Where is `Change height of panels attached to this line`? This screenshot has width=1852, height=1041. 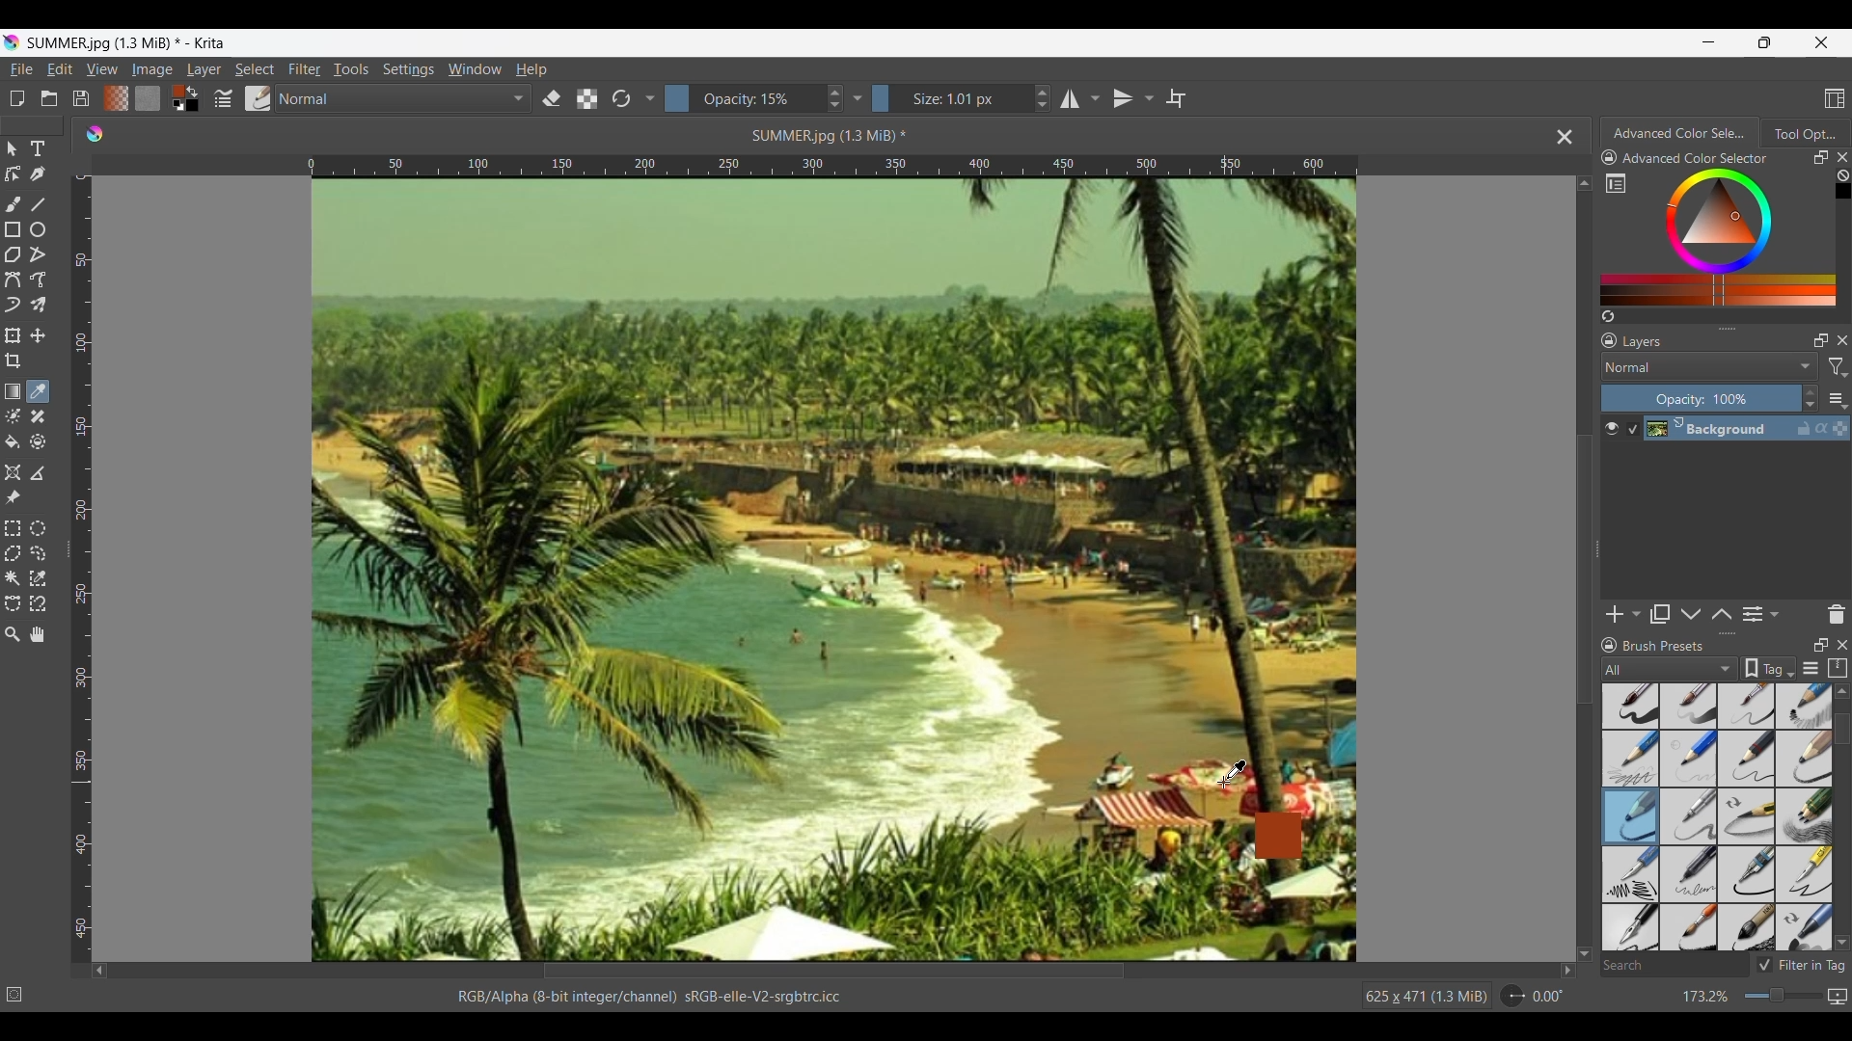 Change height of panels attached to this line is located at coordinates (1728, 633).